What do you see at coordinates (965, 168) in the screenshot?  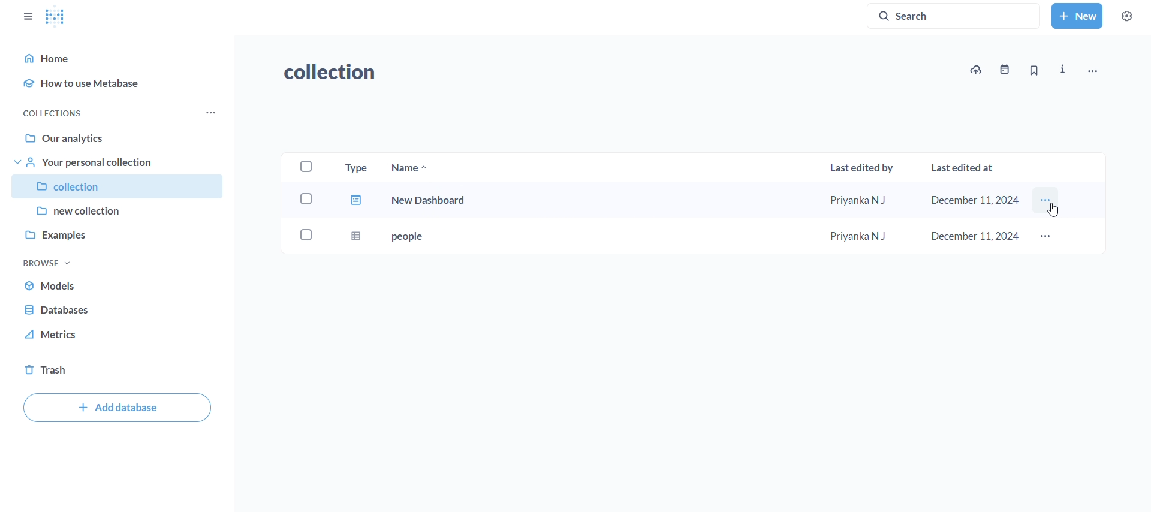 I see `last edited at` at bounding box center [965, 168].